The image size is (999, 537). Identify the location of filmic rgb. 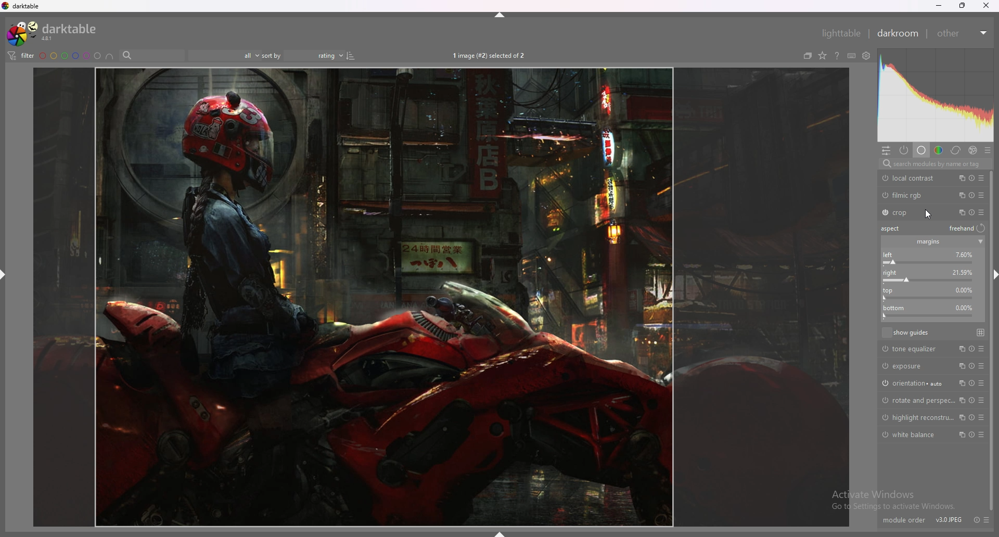
(912, 195).